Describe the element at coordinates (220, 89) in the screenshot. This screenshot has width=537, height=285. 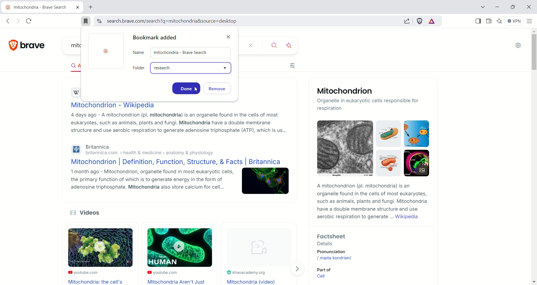
I see `remove` at that location.